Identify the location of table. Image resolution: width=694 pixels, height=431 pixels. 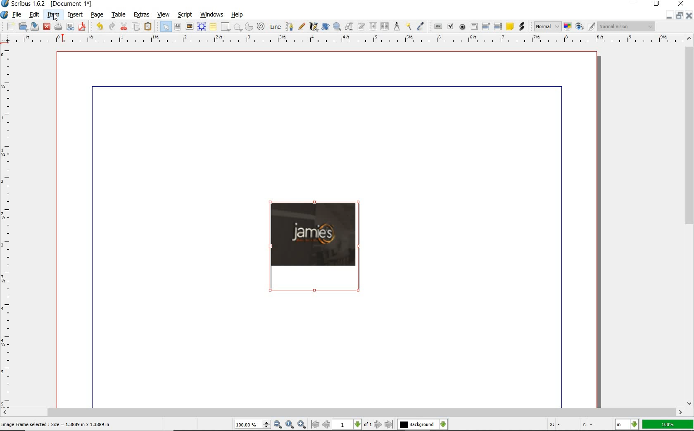
(119, 15).